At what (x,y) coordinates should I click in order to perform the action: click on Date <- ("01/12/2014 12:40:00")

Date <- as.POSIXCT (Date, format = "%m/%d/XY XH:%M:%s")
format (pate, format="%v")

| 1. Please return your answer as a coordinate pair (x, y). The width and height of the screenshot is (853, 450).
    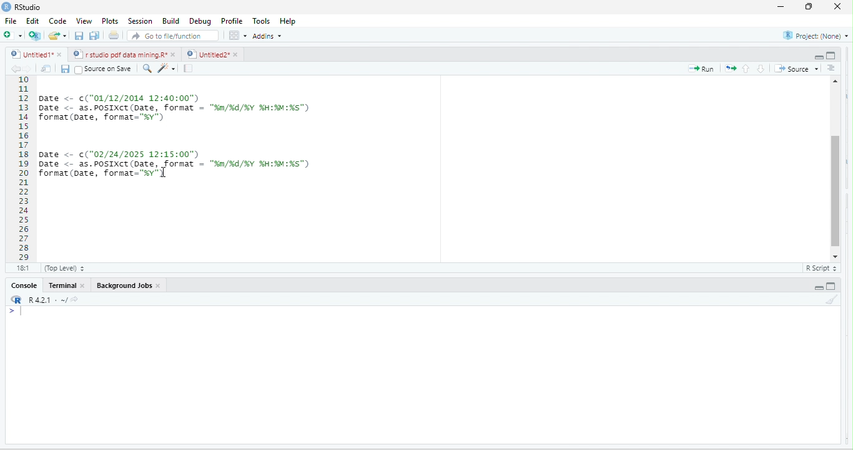
    Looking at the image, I should click on (249, 107).